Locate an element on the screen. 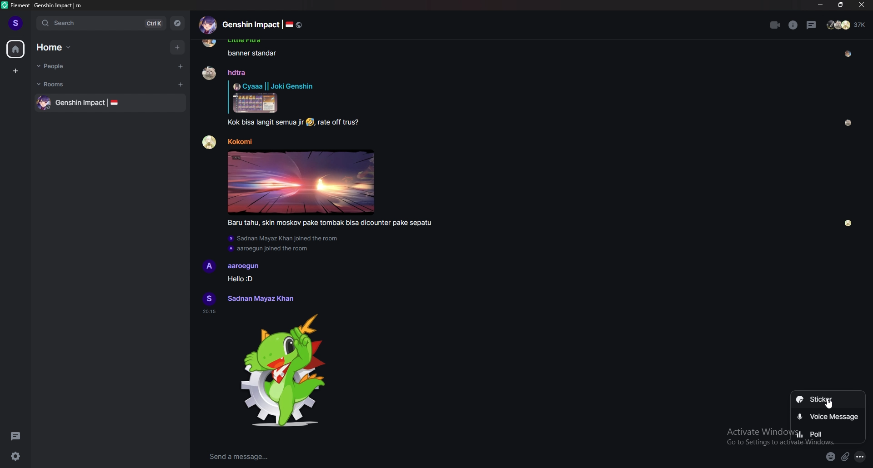 The image size is (873, 468). Sadnan Mayaz Khan is located at coordinates (260, 299).